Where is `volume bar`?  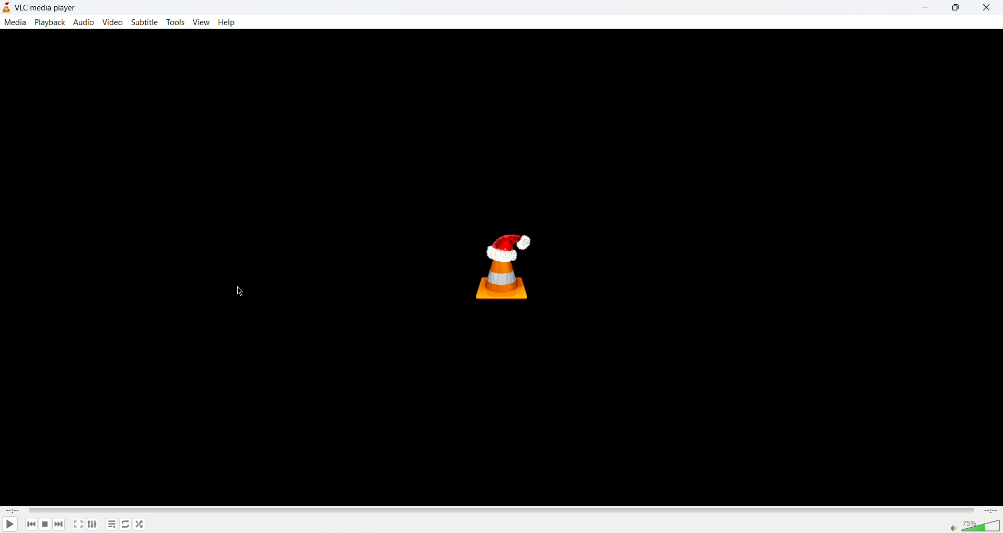 volume bar is located at coordinates (975, 526).